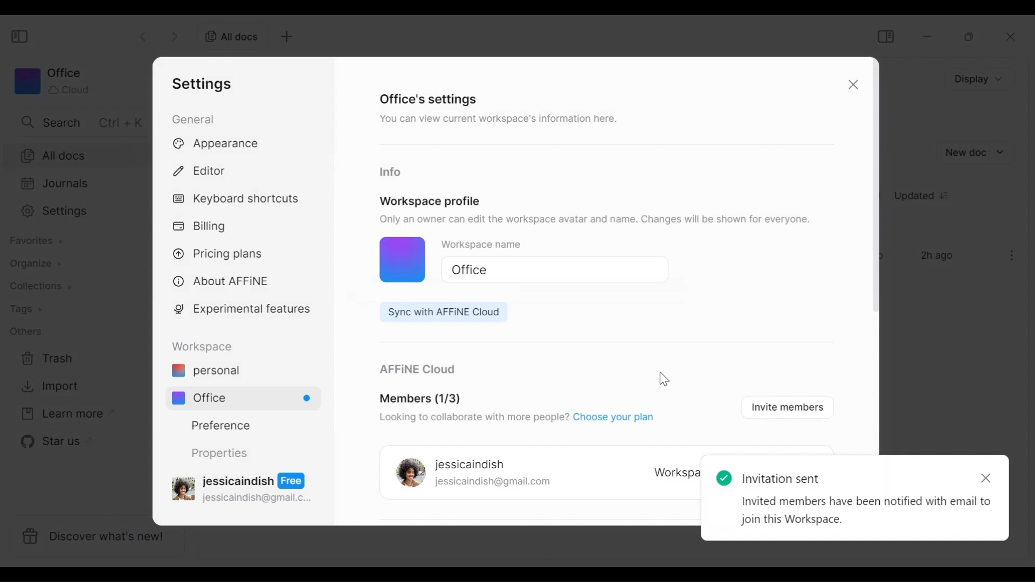 The width and height of the screenshot is (1035, 582). I want to click on Profile, so click(408, 474).